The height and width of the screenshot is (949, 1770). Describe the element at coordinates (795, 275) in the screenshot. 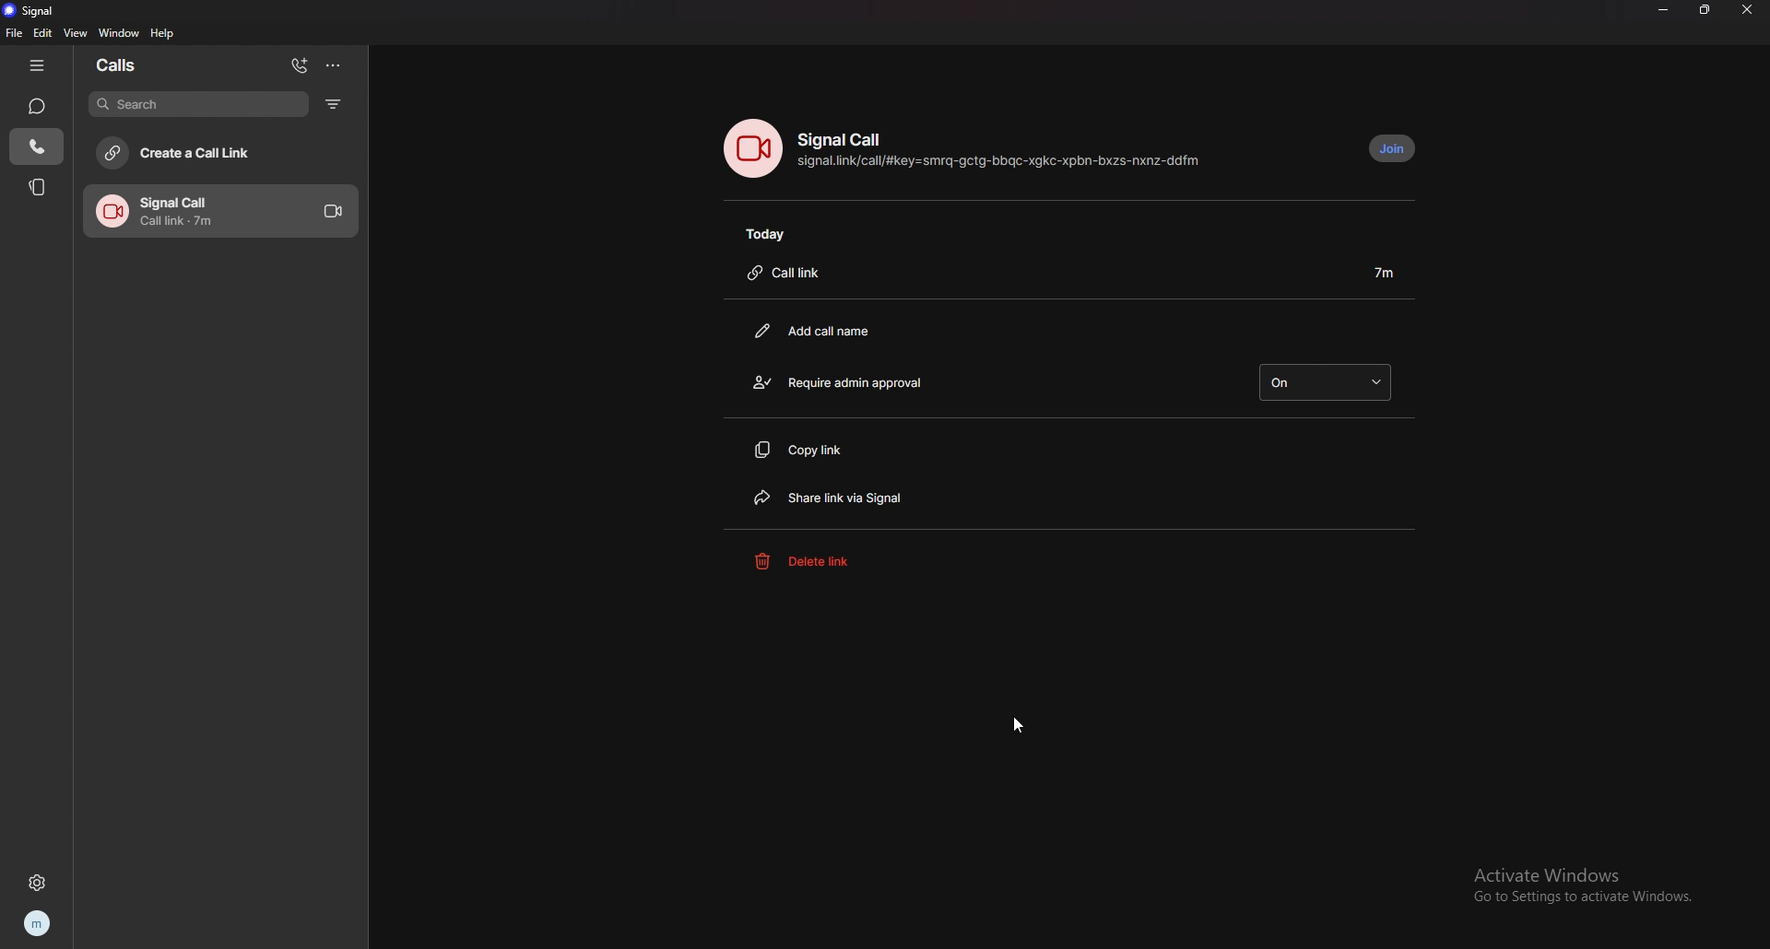

I see `call link` at that location.